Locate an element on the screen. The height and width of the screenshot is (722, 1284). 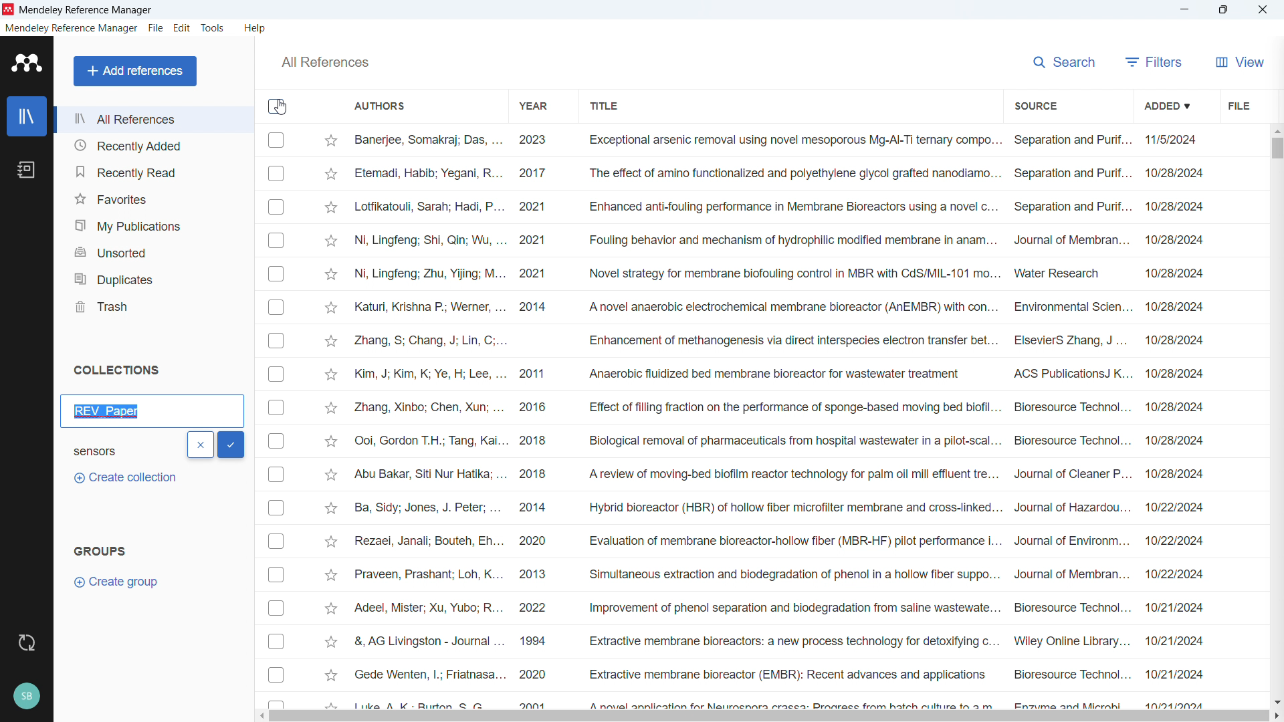
Search  is located at coordinates (1065, 60).